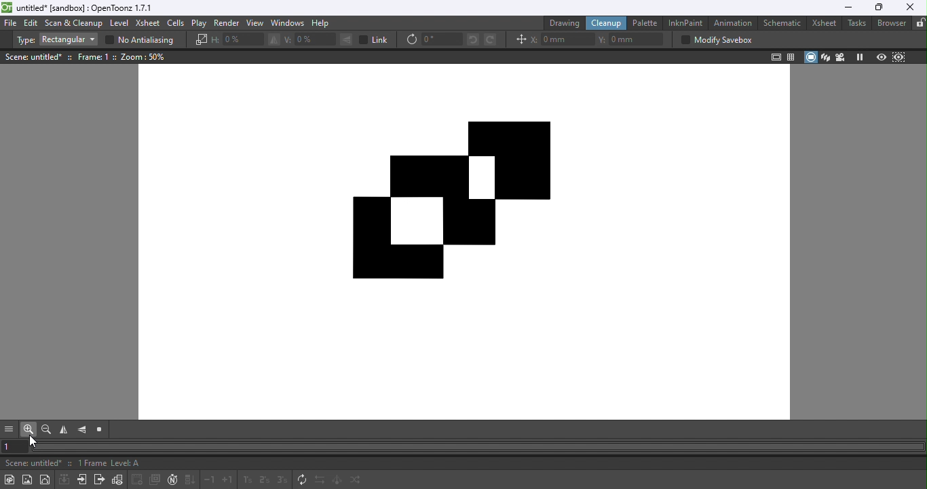  Describe the element at coordinates (198, 24) in the screenshot. I see `Play` at that location.